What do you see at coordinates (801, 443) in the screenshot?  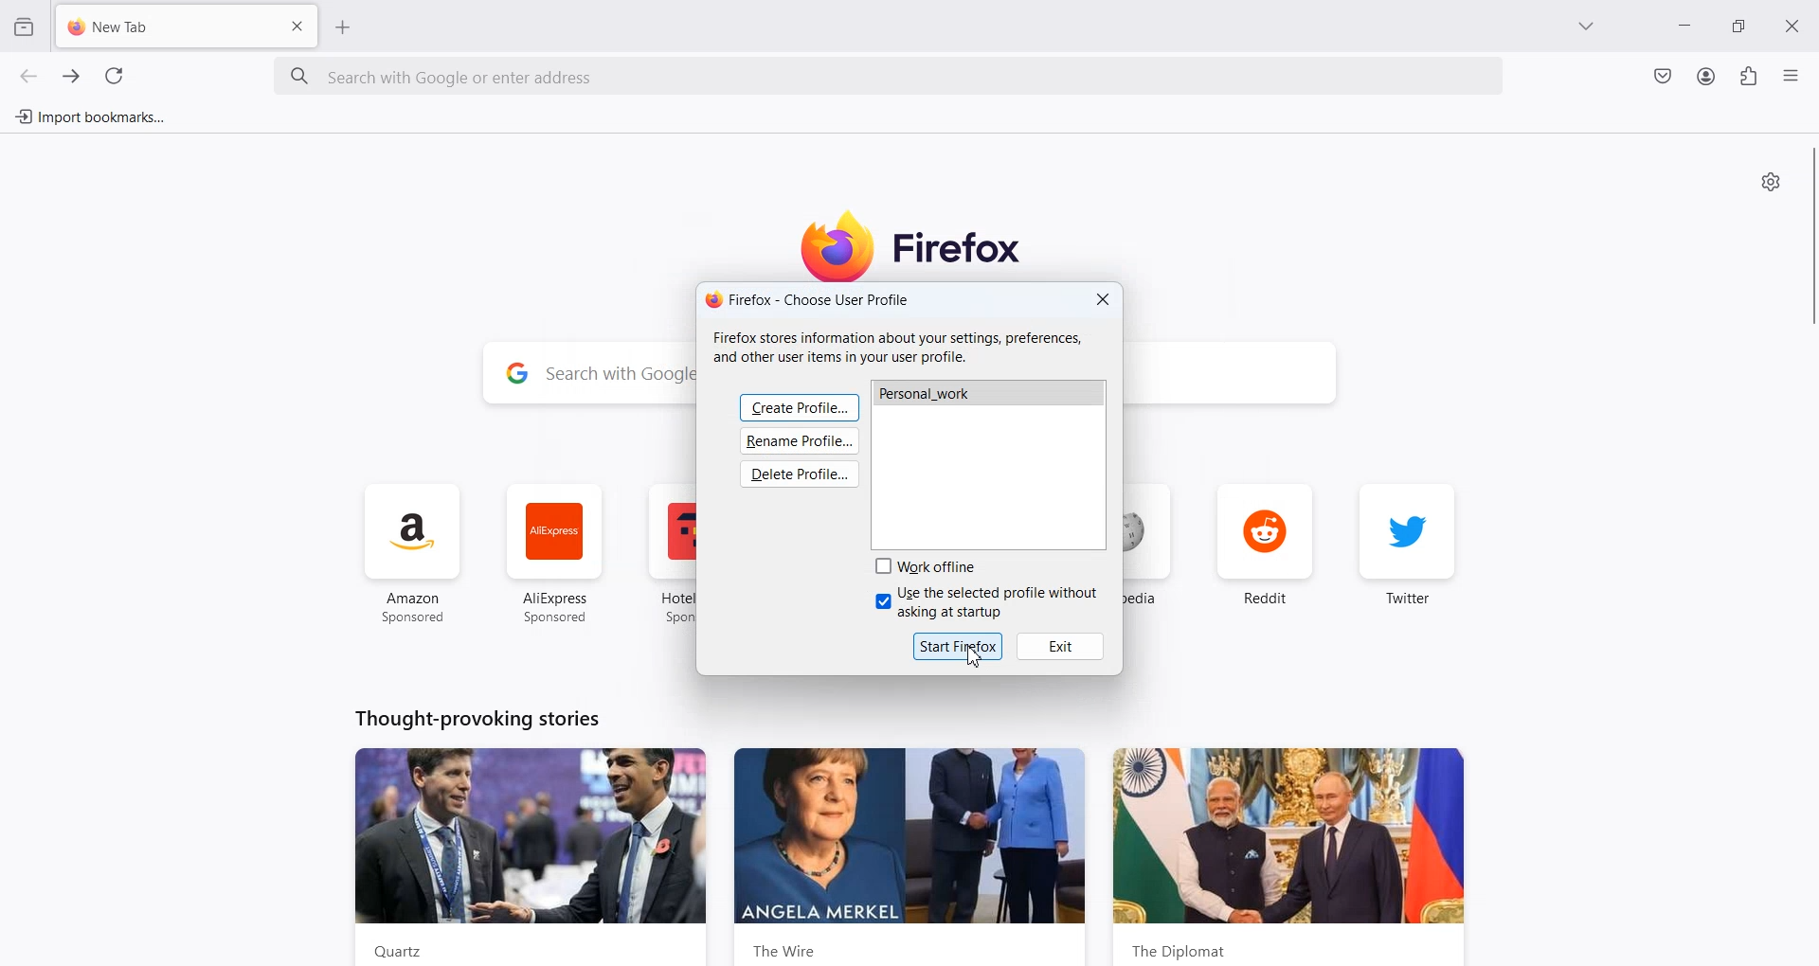 I see `Rename Profile` at bounding box center [801, 443].